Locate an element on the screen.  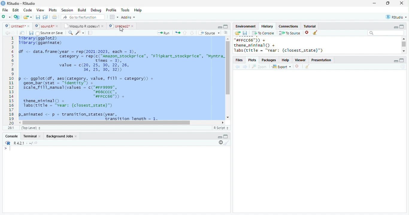
Terminal is located at coordinates (29, 136).